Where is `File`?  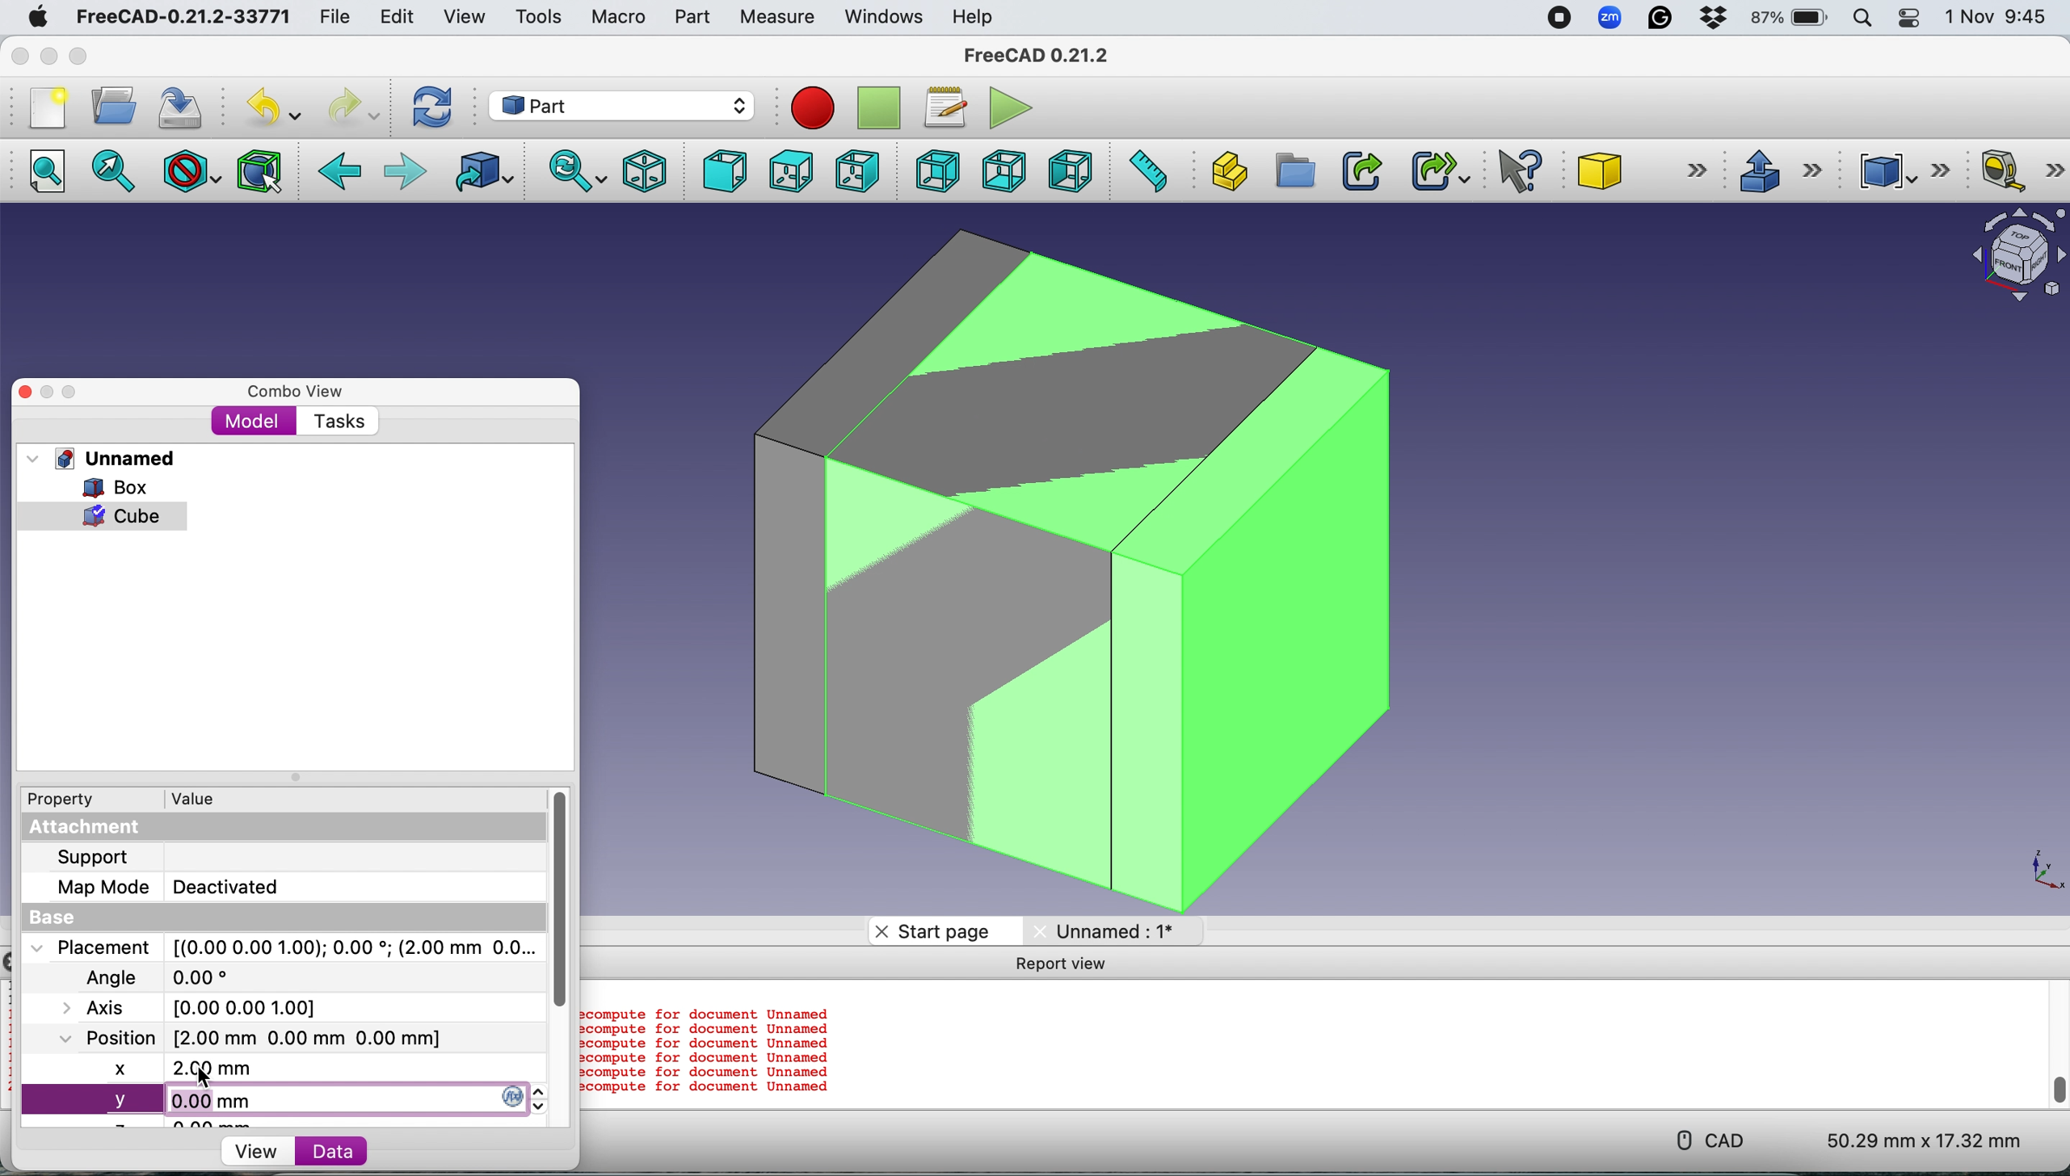 File is located at coordinates (330, 18).